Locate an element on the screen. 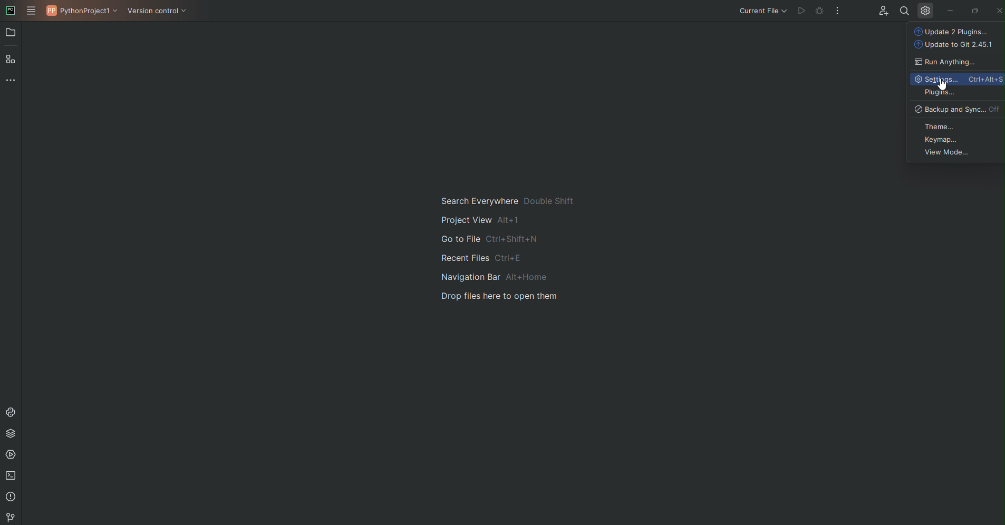 The width and height of the screenshot is (1005, 525). Console is located at coordinates (10, 411).